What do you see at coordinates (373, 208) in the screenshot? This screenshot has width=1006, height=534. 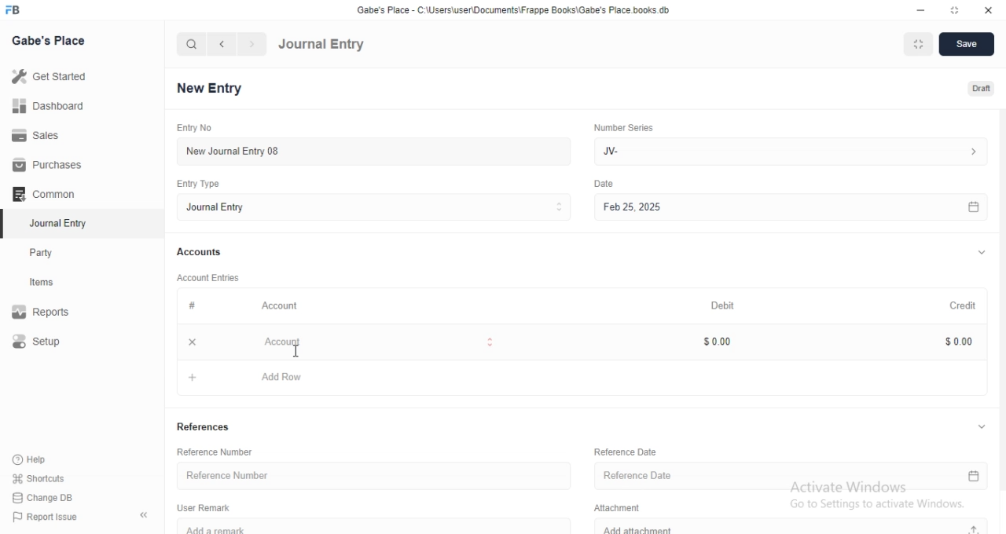 I see `Journal Entry` at bounding box center [373, 208].